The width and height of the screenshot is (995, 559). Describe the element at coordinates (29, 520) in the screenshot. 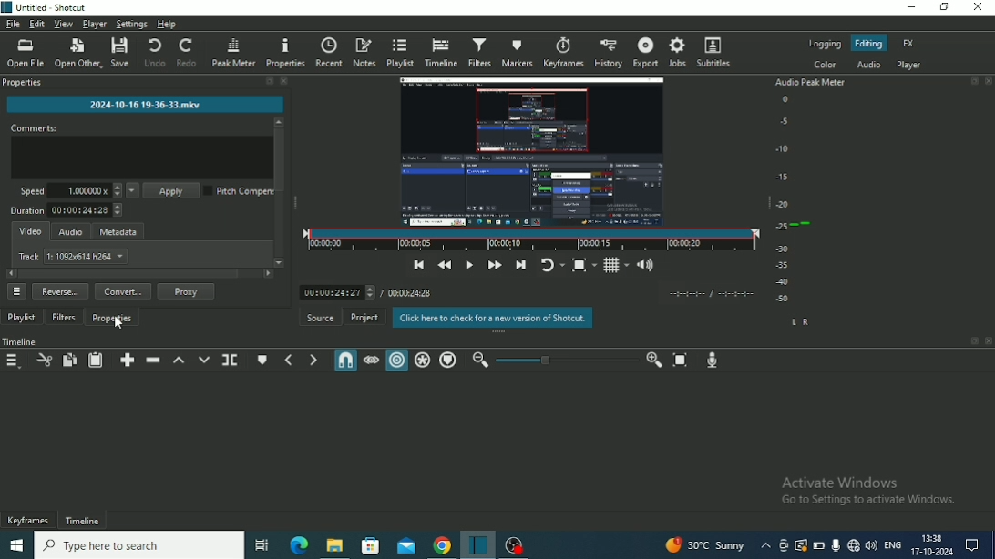

I see `Keyframes` at that location.